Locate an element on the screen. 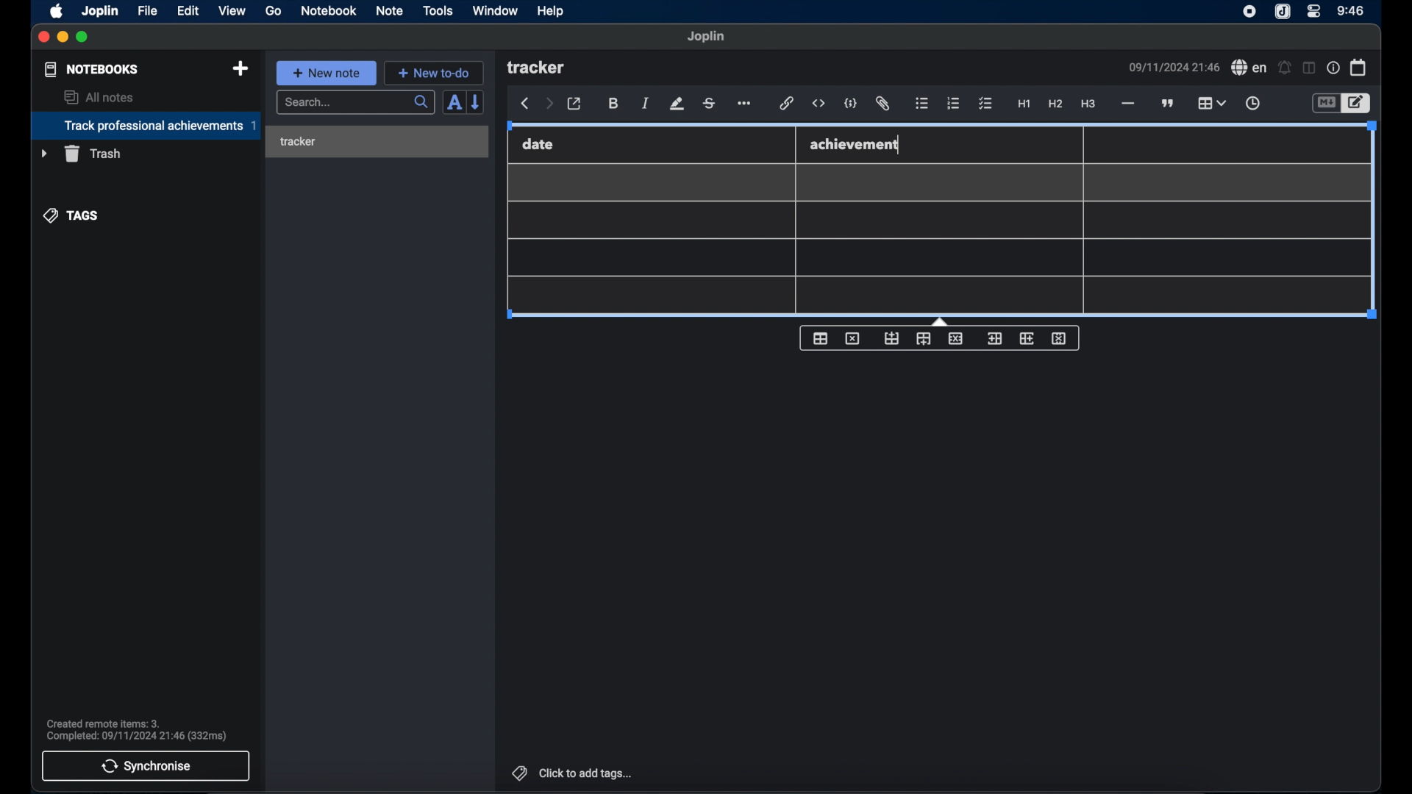 This screenshot has height=794, width=1412. hyperlink is located at coordinates (787, 104).